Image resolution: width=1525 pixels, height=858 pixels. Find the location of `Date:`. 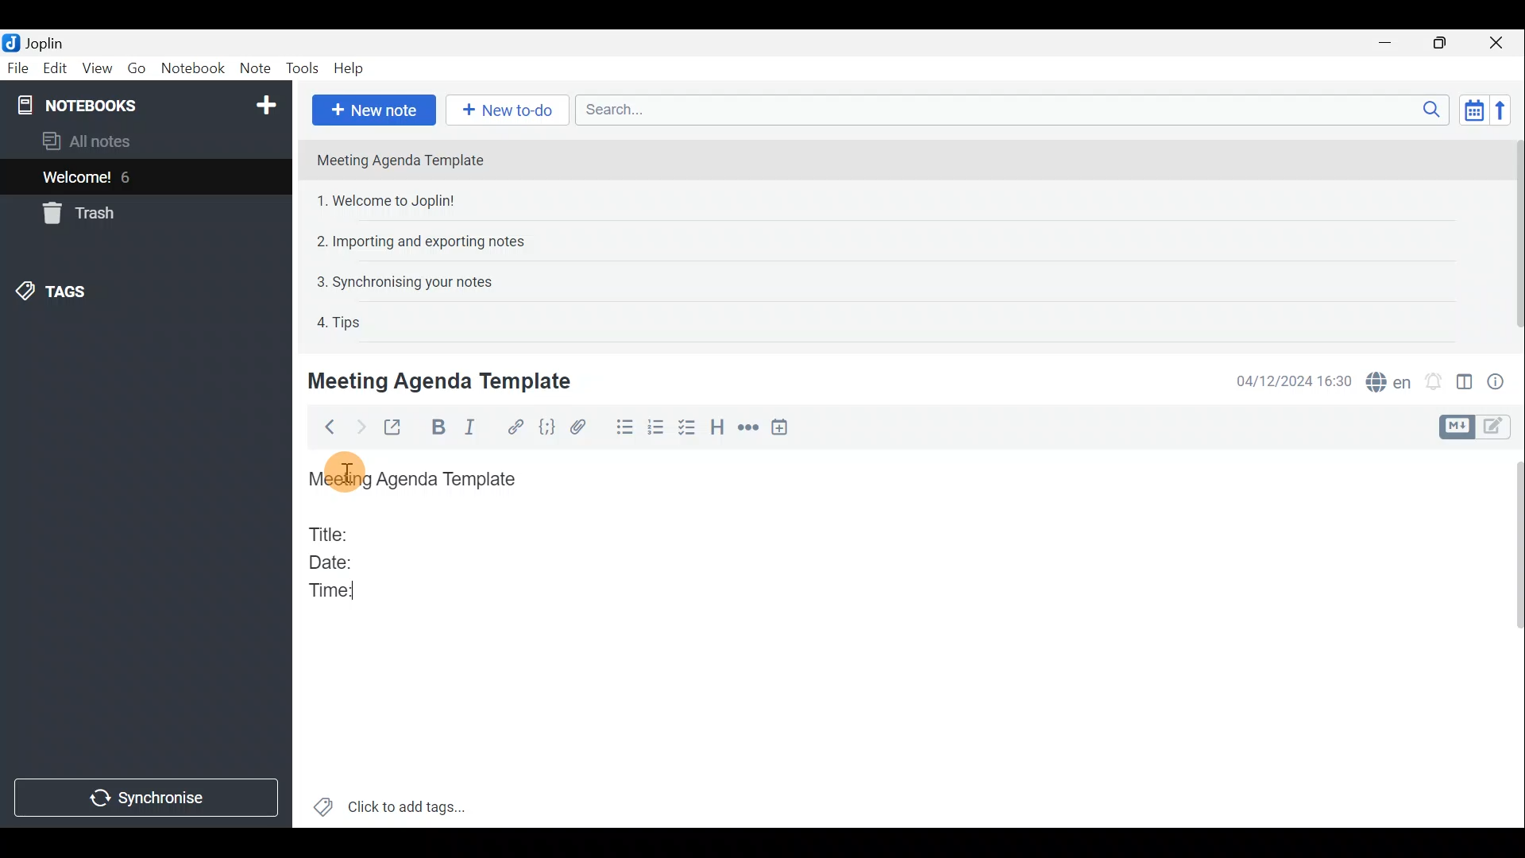

Date: is located at coordinates (344, 560).